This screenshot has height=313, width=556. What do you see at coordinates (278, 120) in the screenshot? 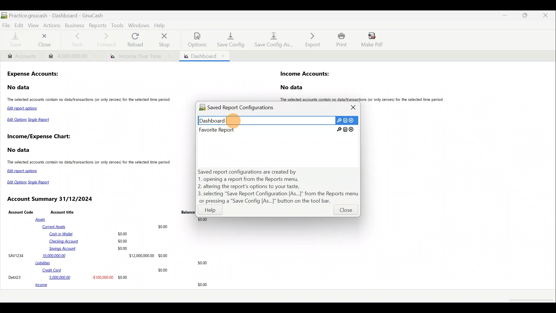
I see `Saved report 1` at bounding box center [278, 120].